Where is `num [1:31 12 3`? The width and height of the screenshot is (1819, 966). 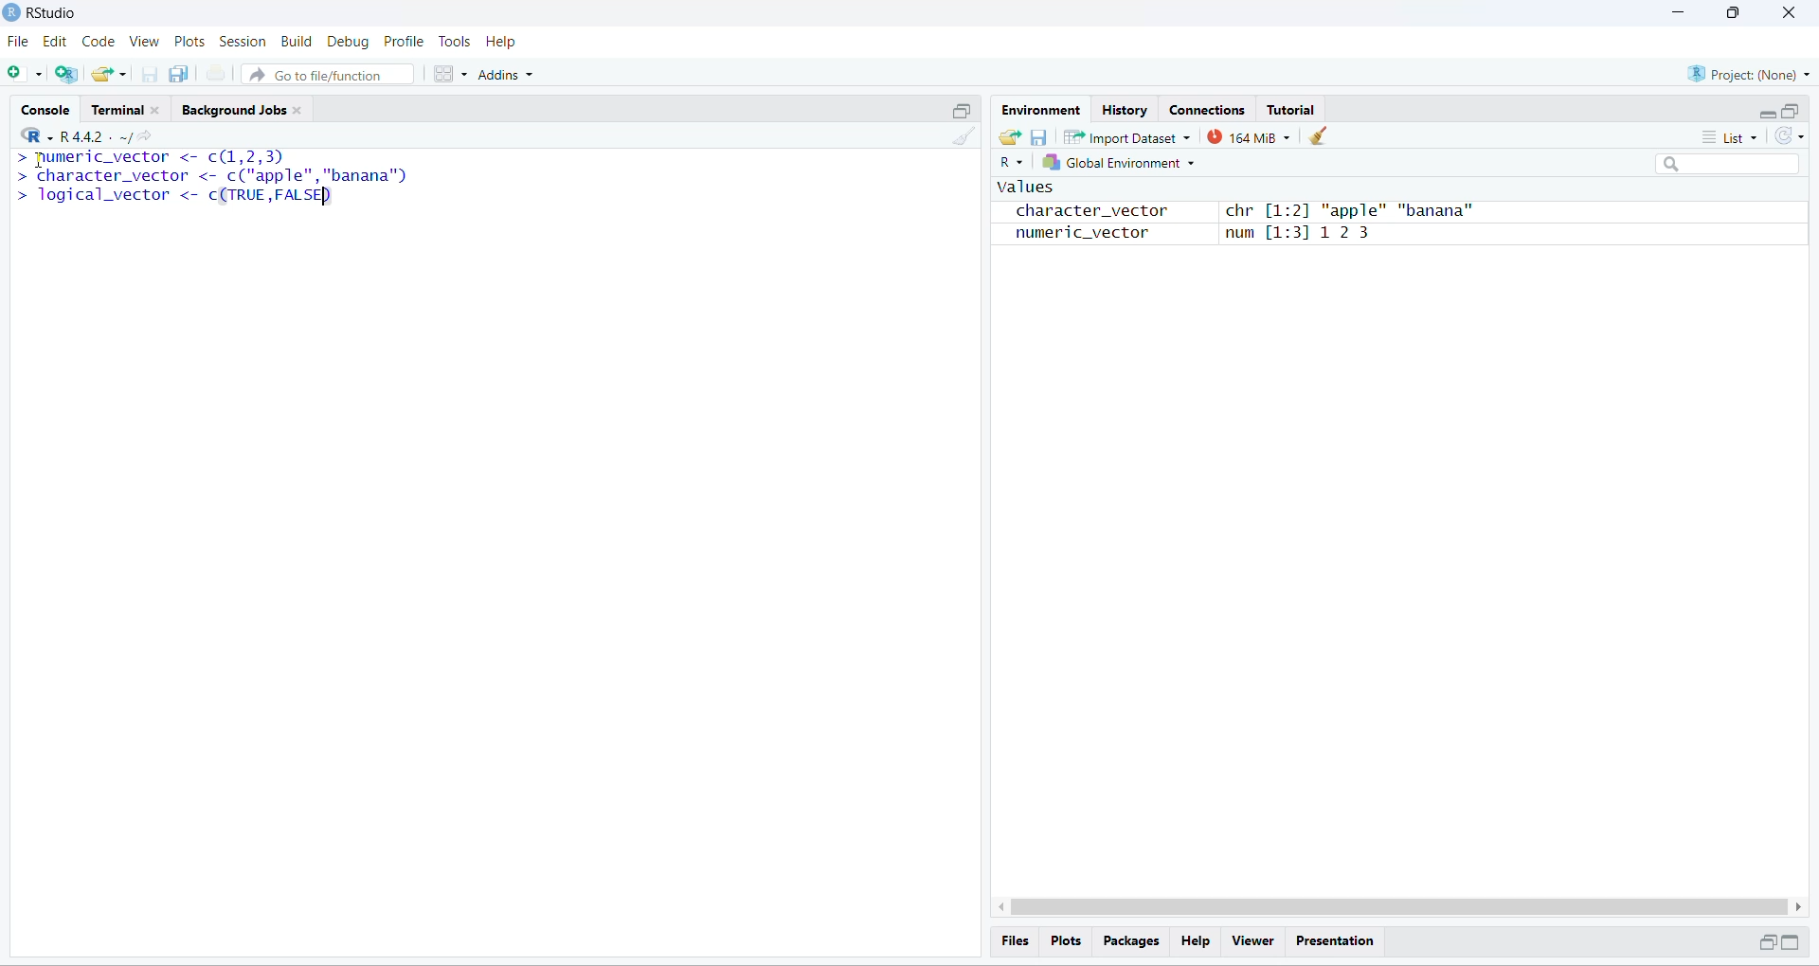 num [1:31 12 3 is located at coordinates (1300, 235).